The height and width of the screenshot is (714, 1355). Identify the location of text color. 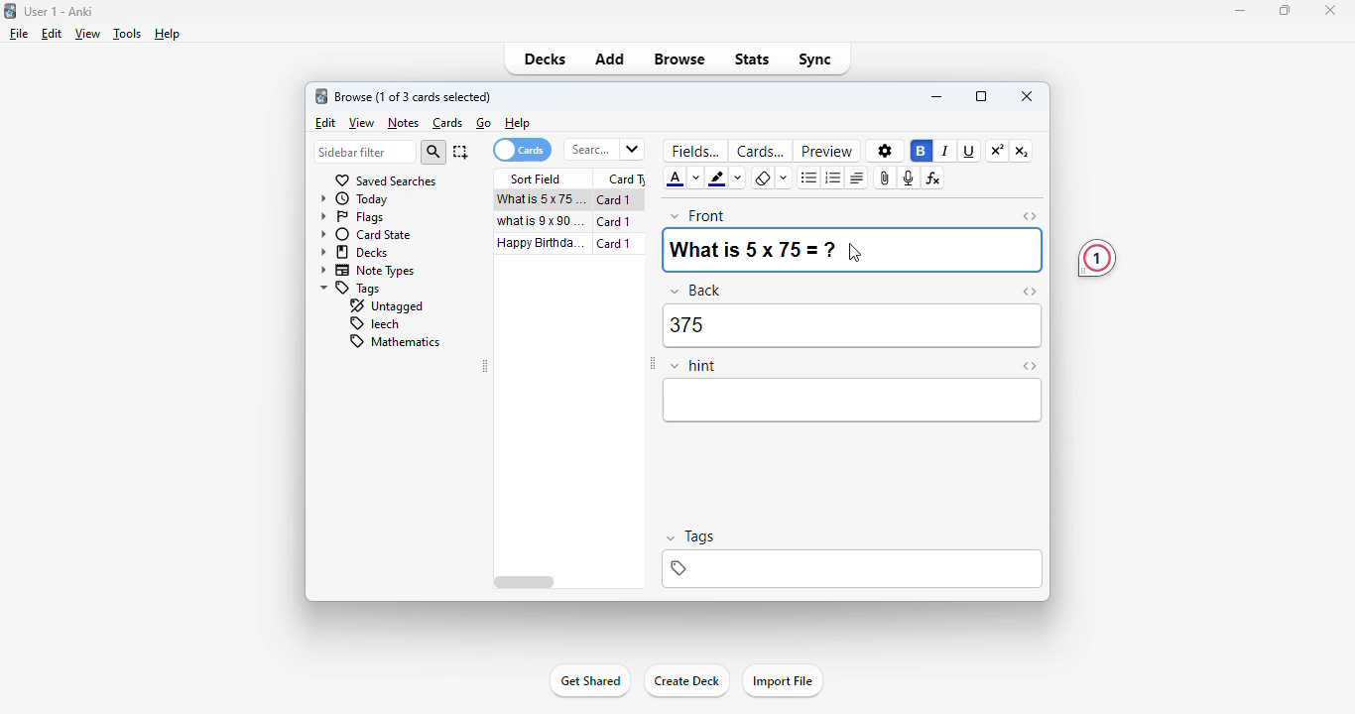
(675, 179).